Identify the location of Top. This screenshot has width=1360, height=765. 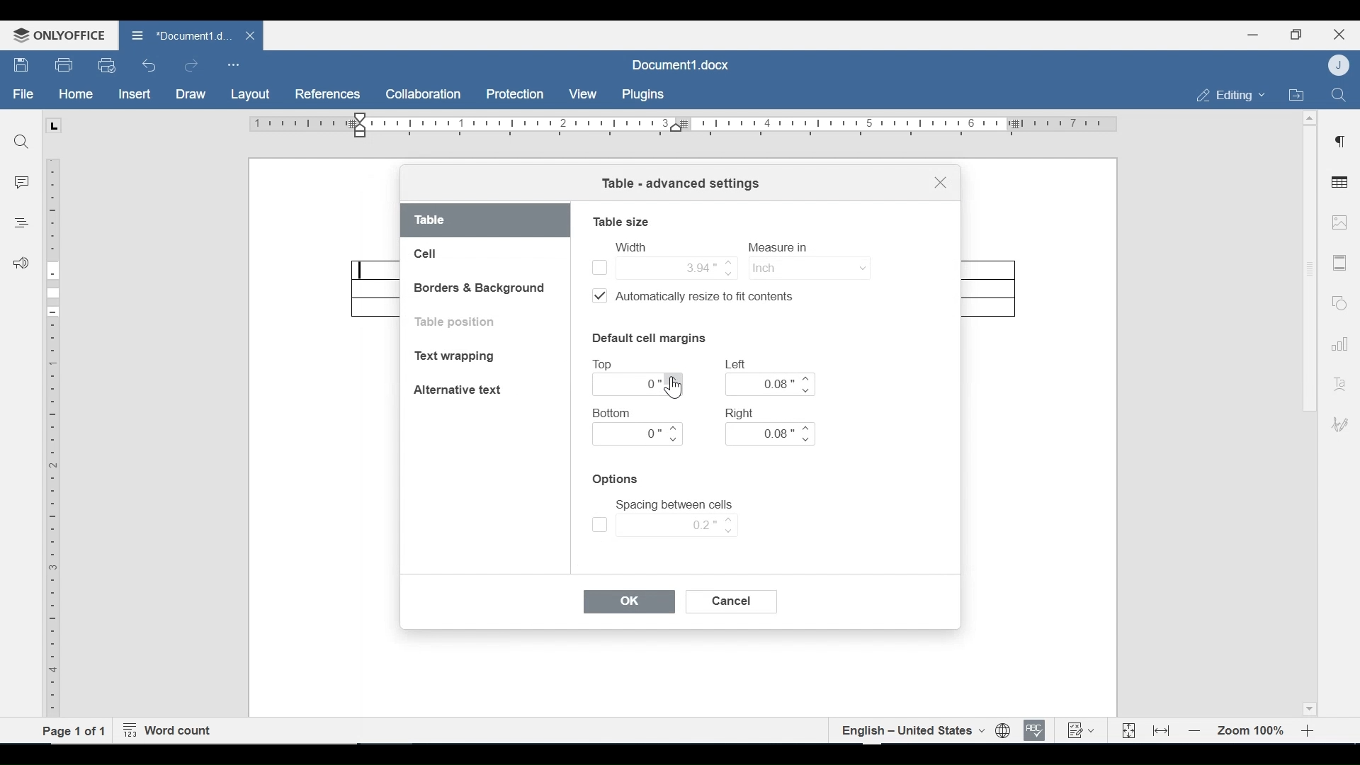
(606, 365).